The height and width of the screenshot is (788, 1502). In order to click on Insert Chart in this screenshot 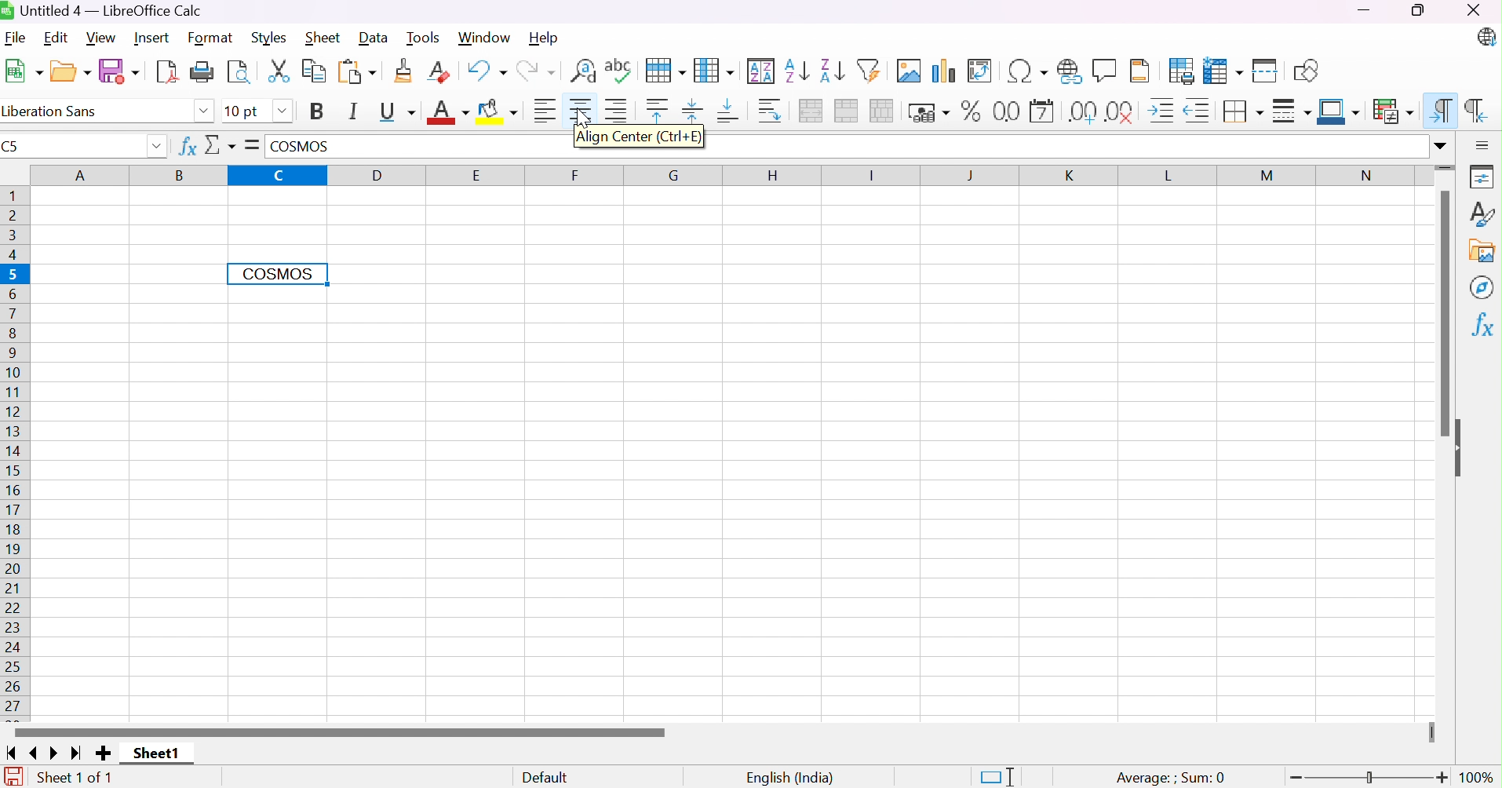, I will do `click(944, 71)`.